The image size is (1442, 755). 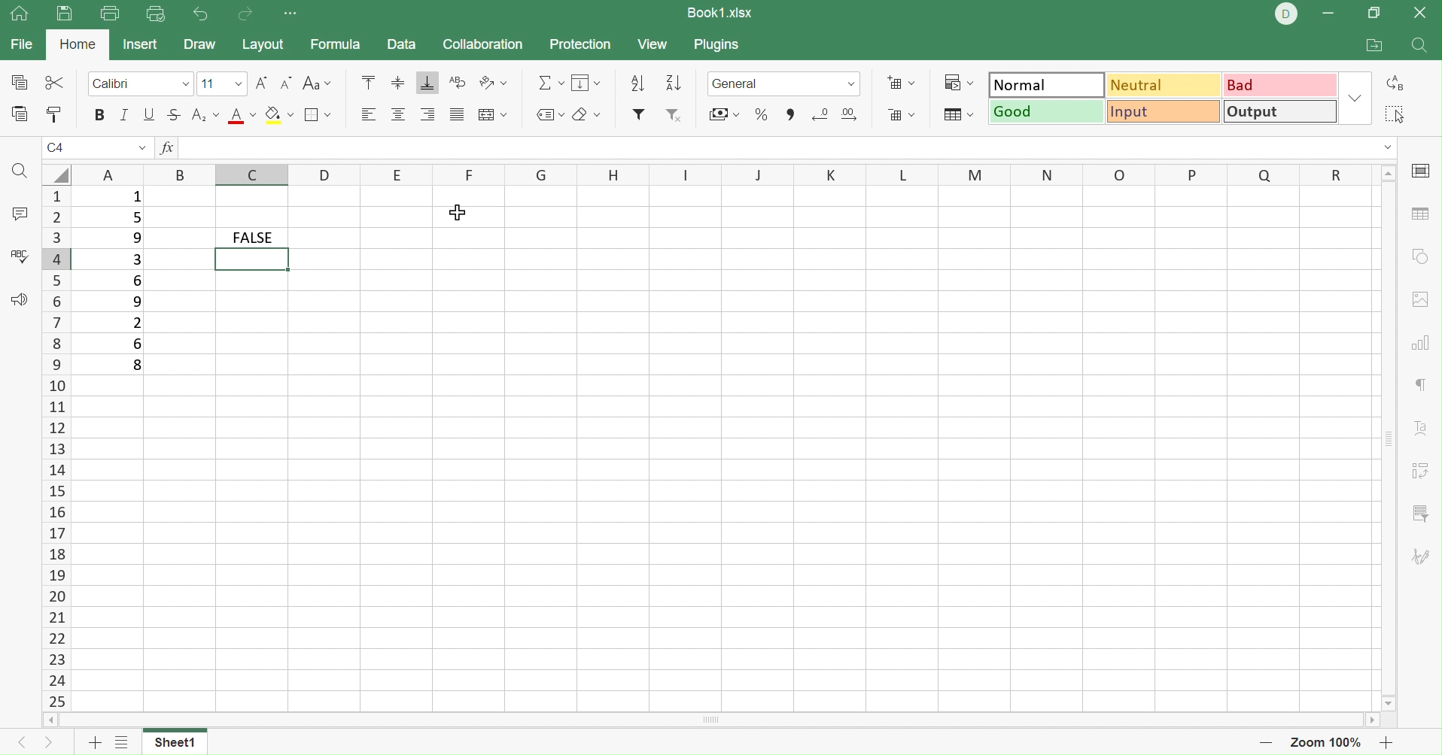 What do you see at coordinates (484, 44) in the screenshot?
I see `Collaboration` at bounding box center [484, 44].